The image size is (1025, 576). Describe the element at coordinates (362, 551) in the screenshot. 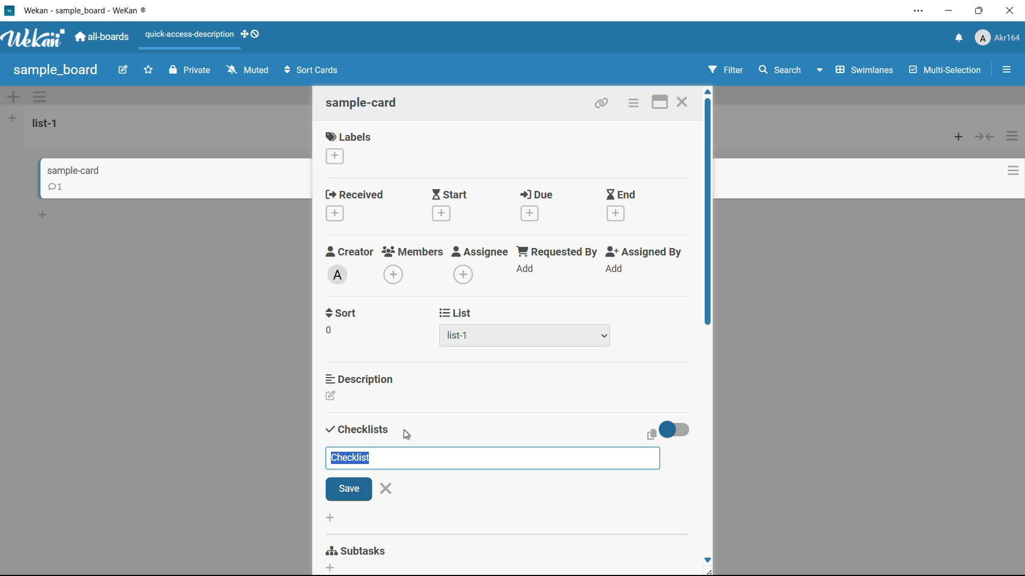

I see `Subtasks` at that location.